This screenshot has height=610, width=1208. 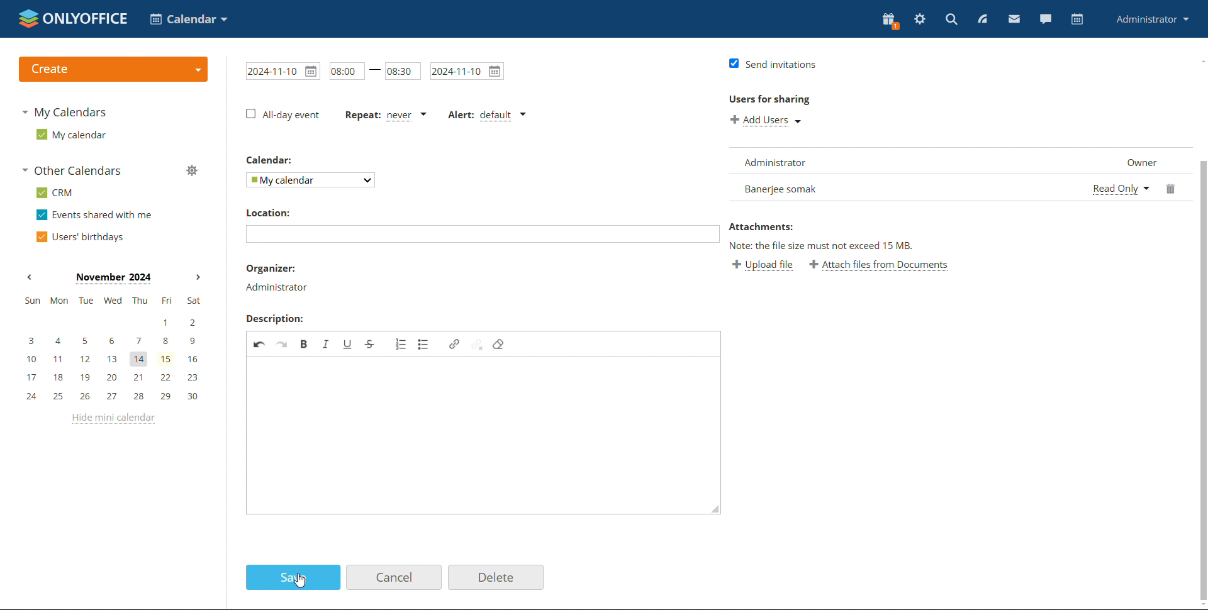 What do you see at coordinates (403, 70) in the screenshot?
I see `end time` at bounding box center [403, 70].